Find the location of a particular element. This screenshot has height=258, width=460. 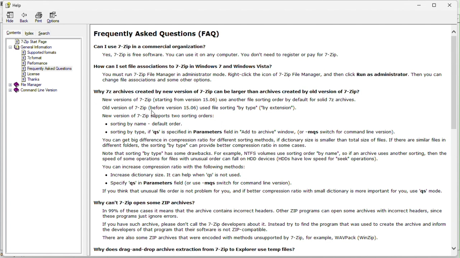

frequently asked questions is located at coordinates (45, 68).